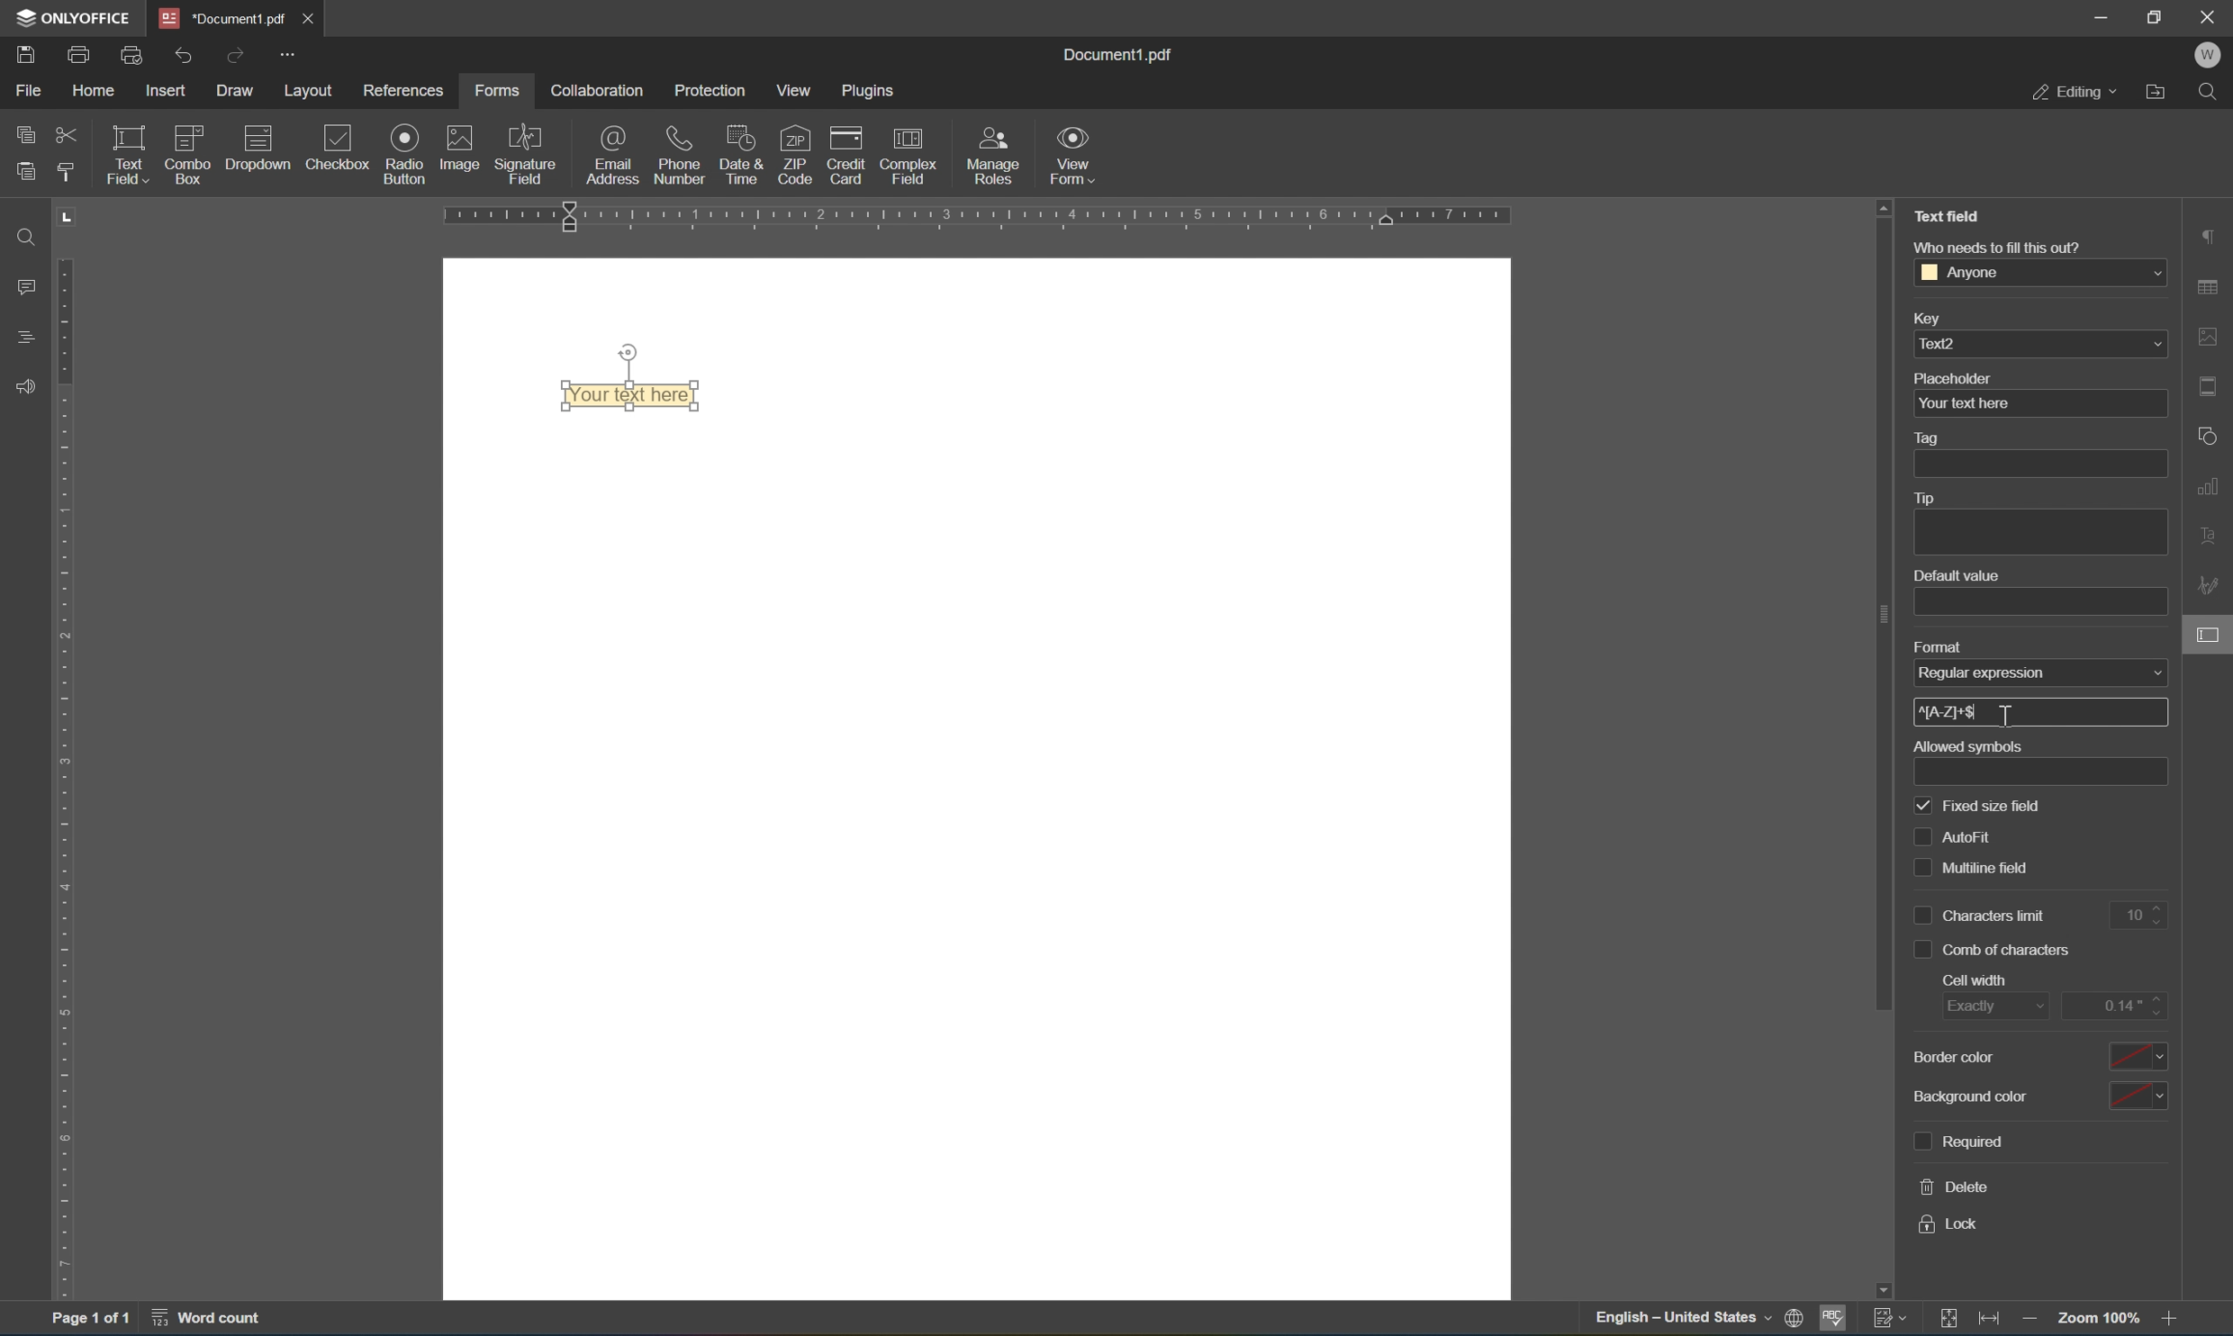  What do you see at coordinates (18, 336) in the screenshot?
I see `headings` at bounding box center [18, 336].